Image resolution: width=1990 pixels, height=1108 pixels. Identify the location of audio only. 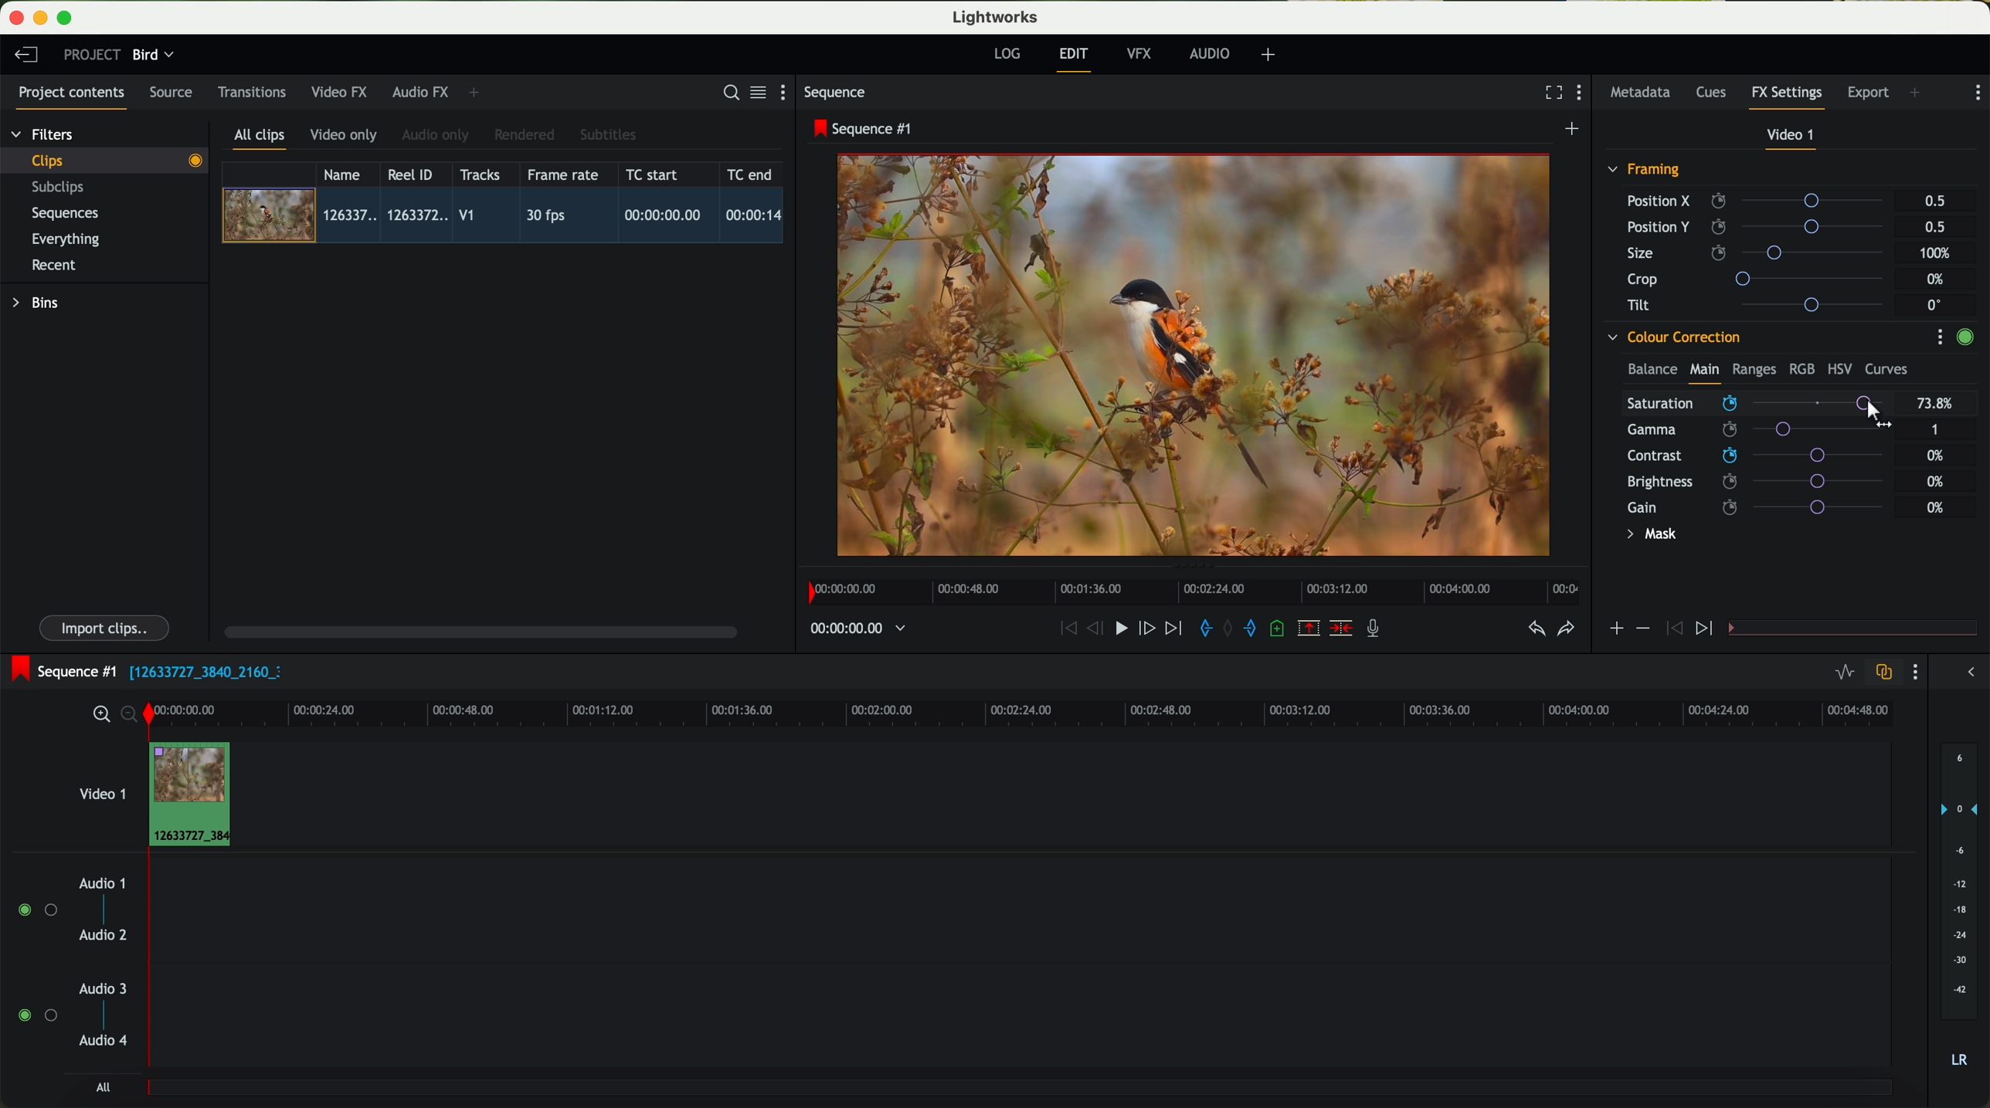
(436, 135).